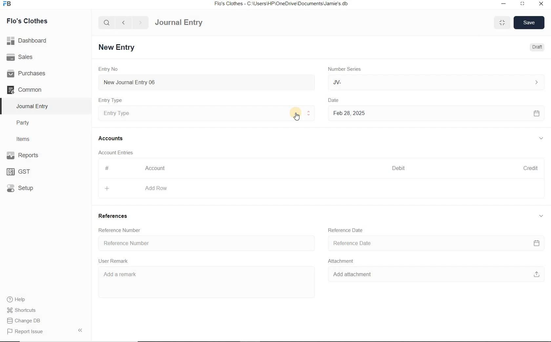 Image resolution: width=551 pixels, height=342 pixels. Describe the element at coordinates (27, 188) in the screenshot. I see `Setup` at that location.